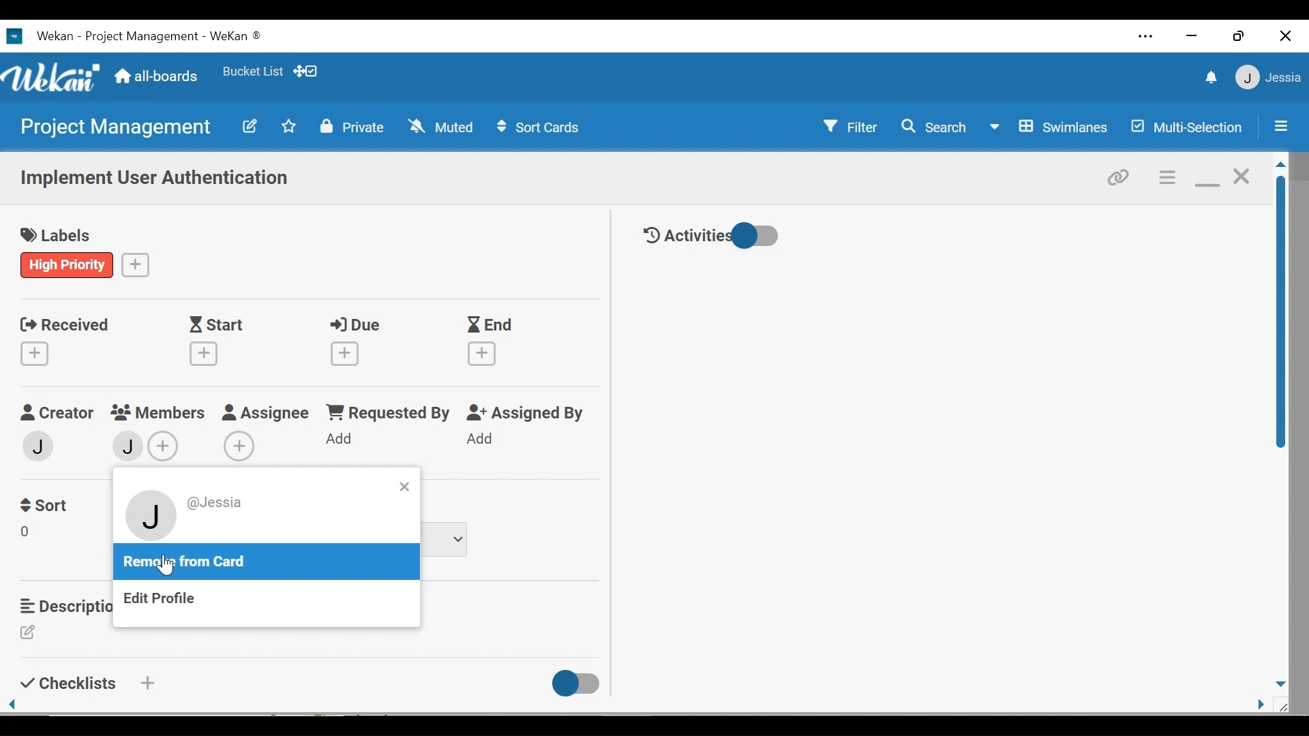  I want to click on add, so click(165, 446).